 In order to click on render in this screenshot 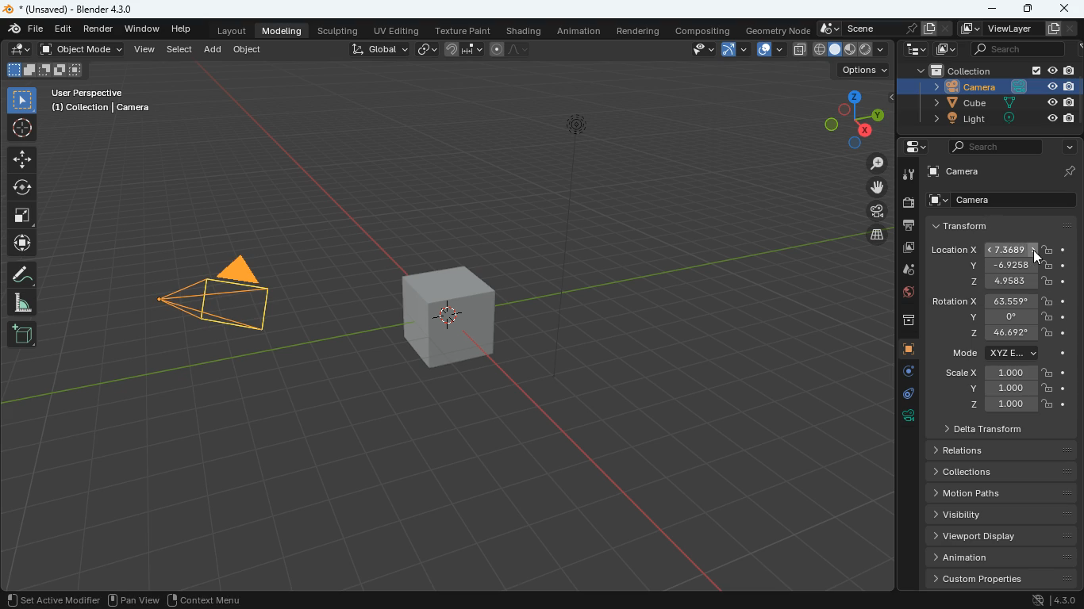, I will do `click(99, 29)`.